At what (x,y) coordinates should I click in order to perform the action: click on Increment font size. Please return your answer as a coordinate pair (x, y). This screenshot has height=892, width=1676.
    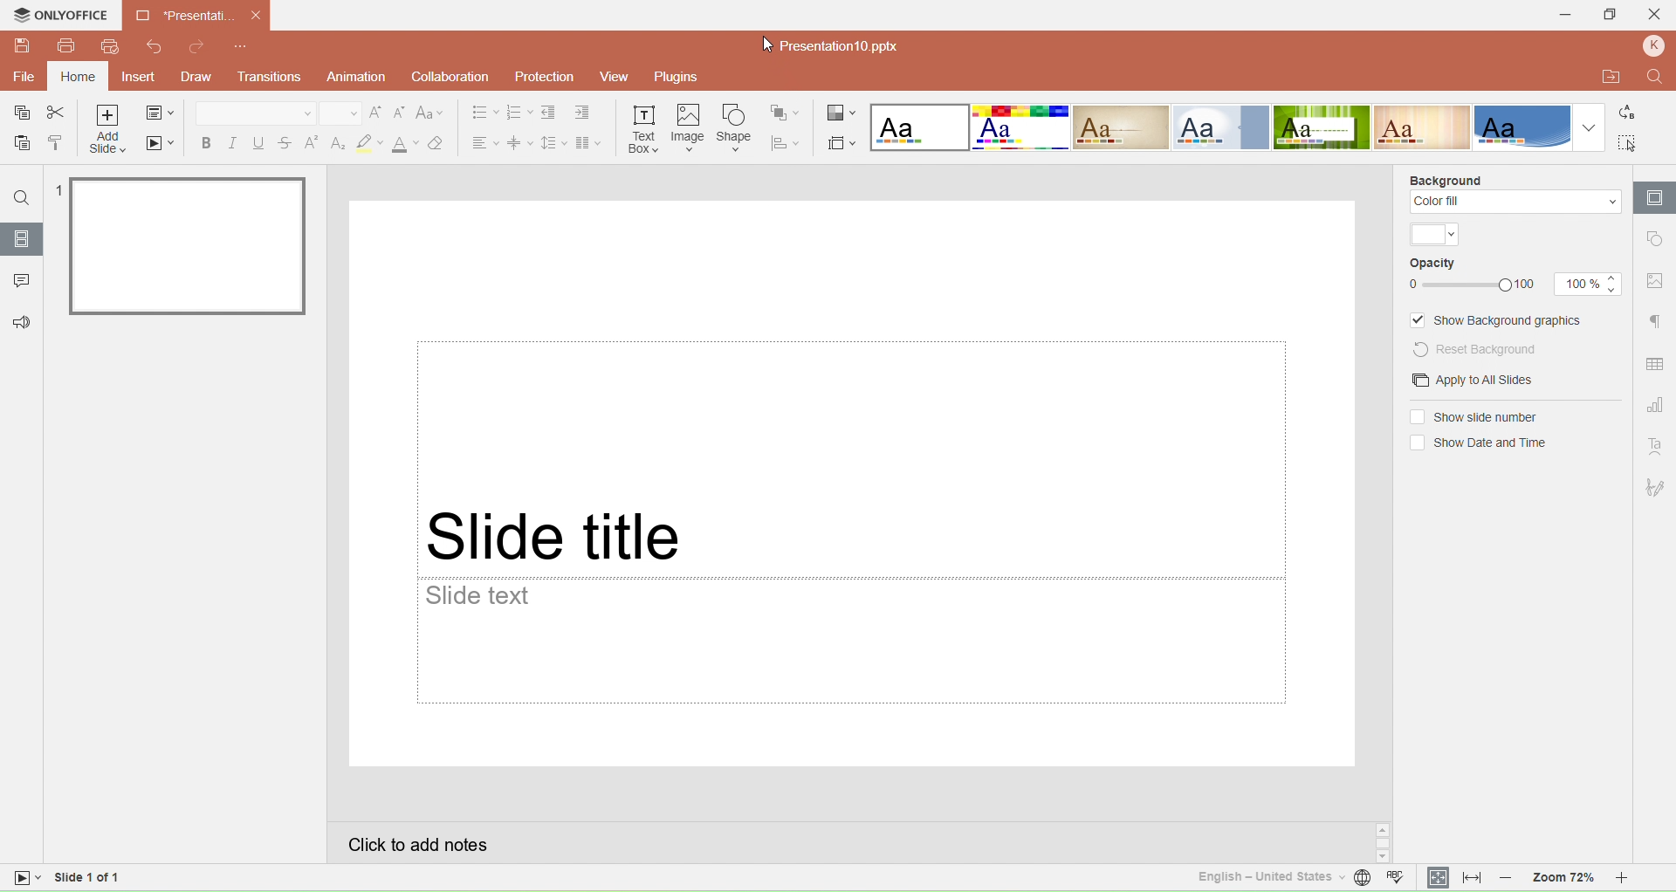
    Looking at the image, I should click on (376, 113).